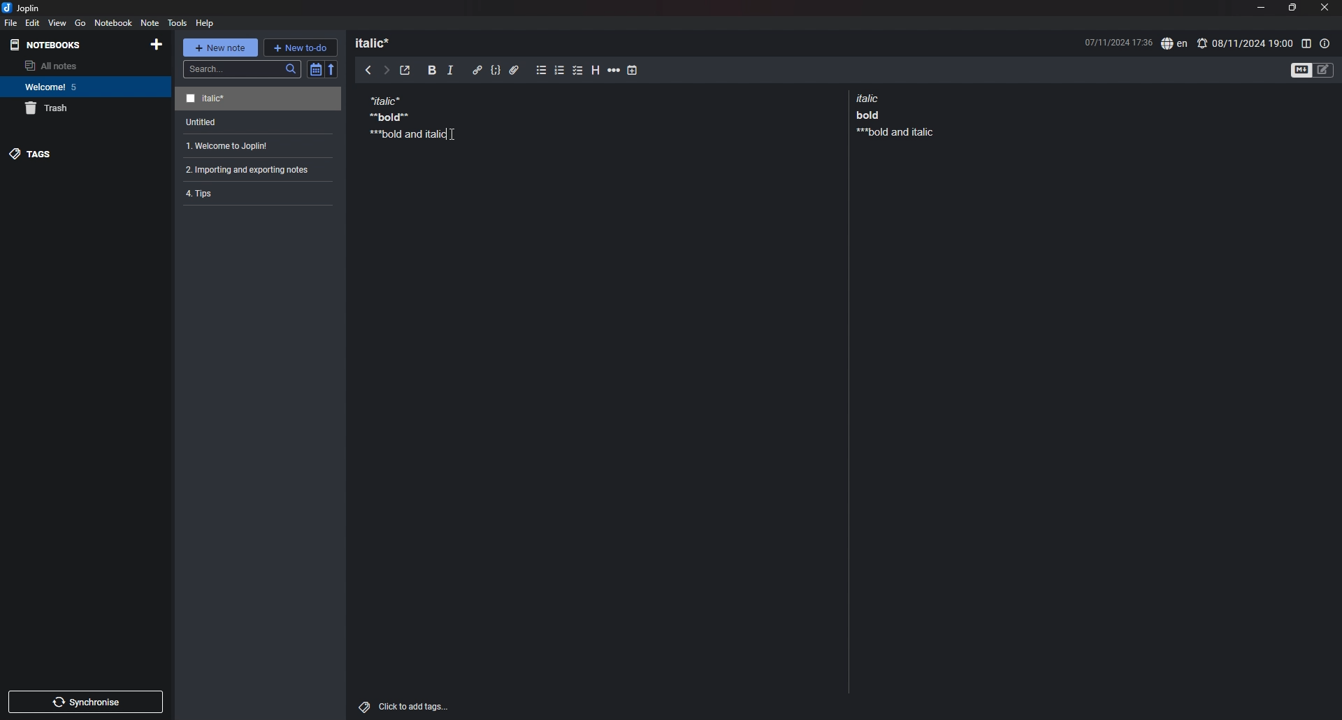  I want to click on help, so click(206, 22).